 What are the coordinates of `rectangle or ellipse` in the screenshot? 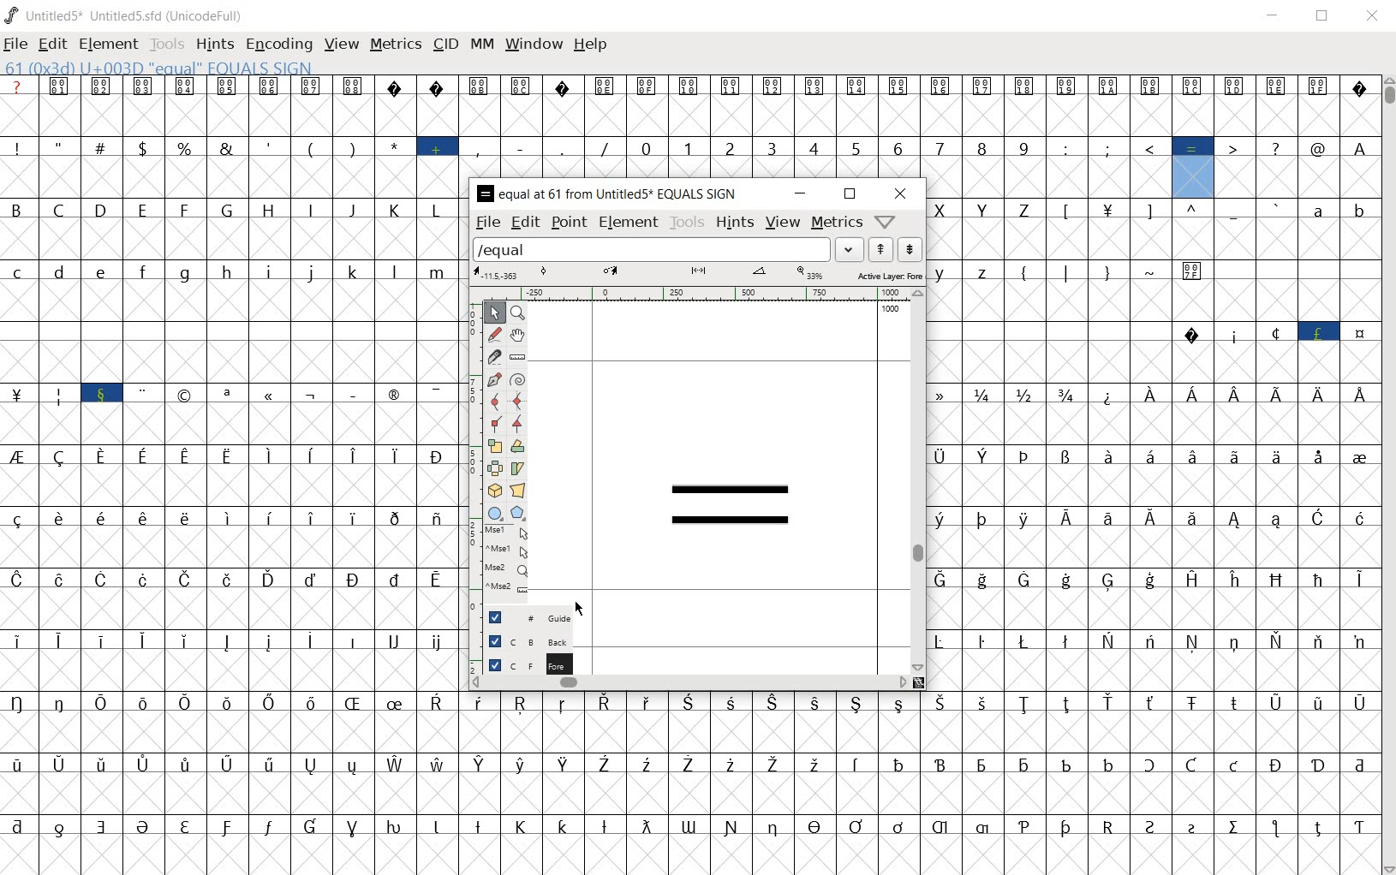 It's located at (496, 513).